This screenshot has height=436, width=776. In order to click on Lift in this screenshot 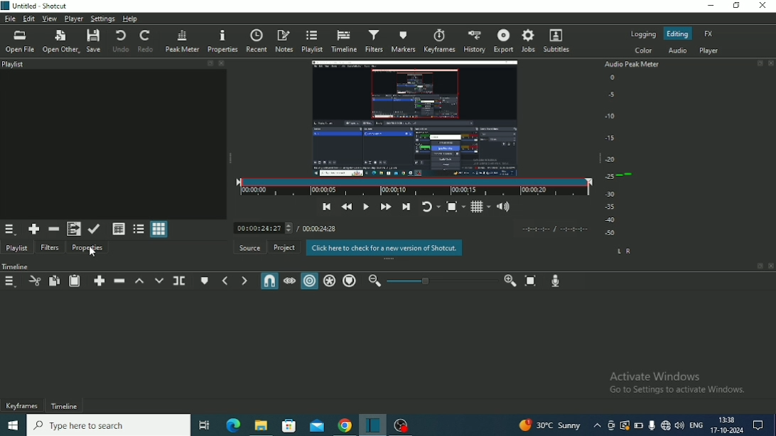, I will do `click(139, 280)`.